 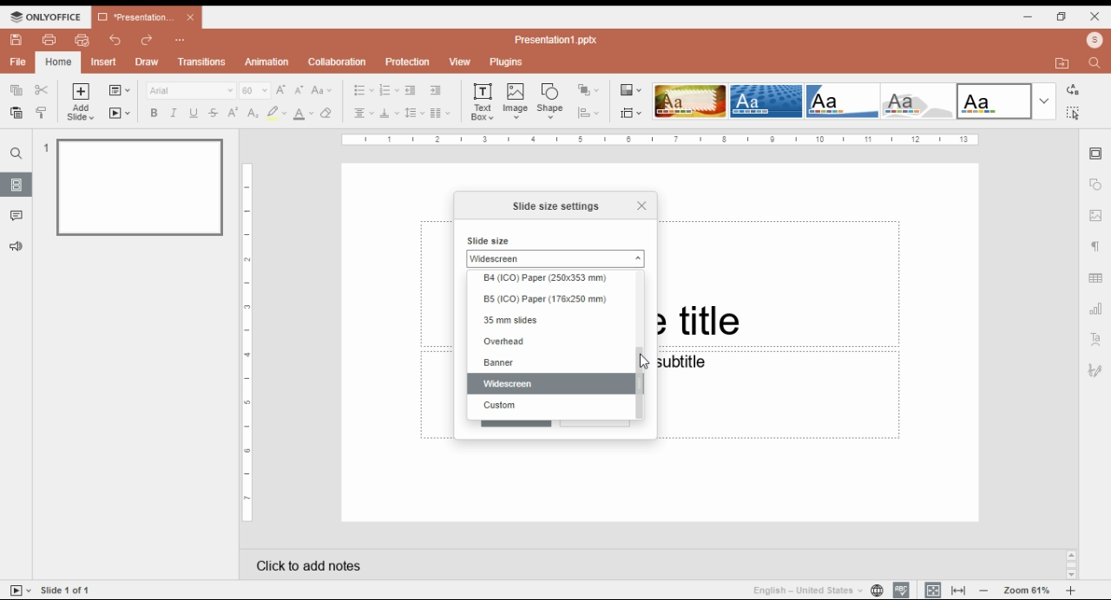 What do you see at coordinates (1097, 309) in the screenshot?
I see `chart settings` at bounding box center [1097, 309].